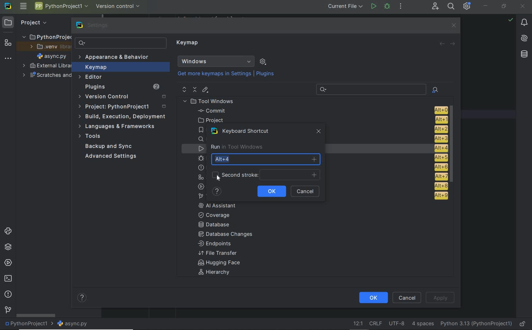 The height and width of the screenshot is (330, 532). What do you see at coordinates (218, 177) in the screenshot?
I see `Cursor Position` at bounding box center [218, 177].